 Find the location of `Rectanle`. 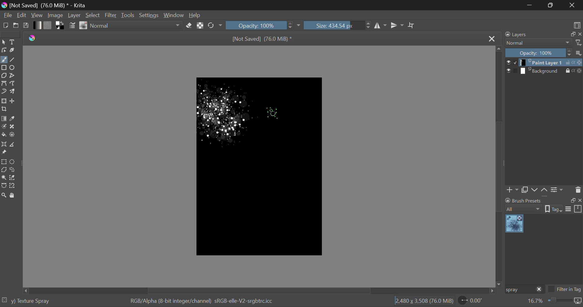

Rectanle is located at coordinates (4, 68).